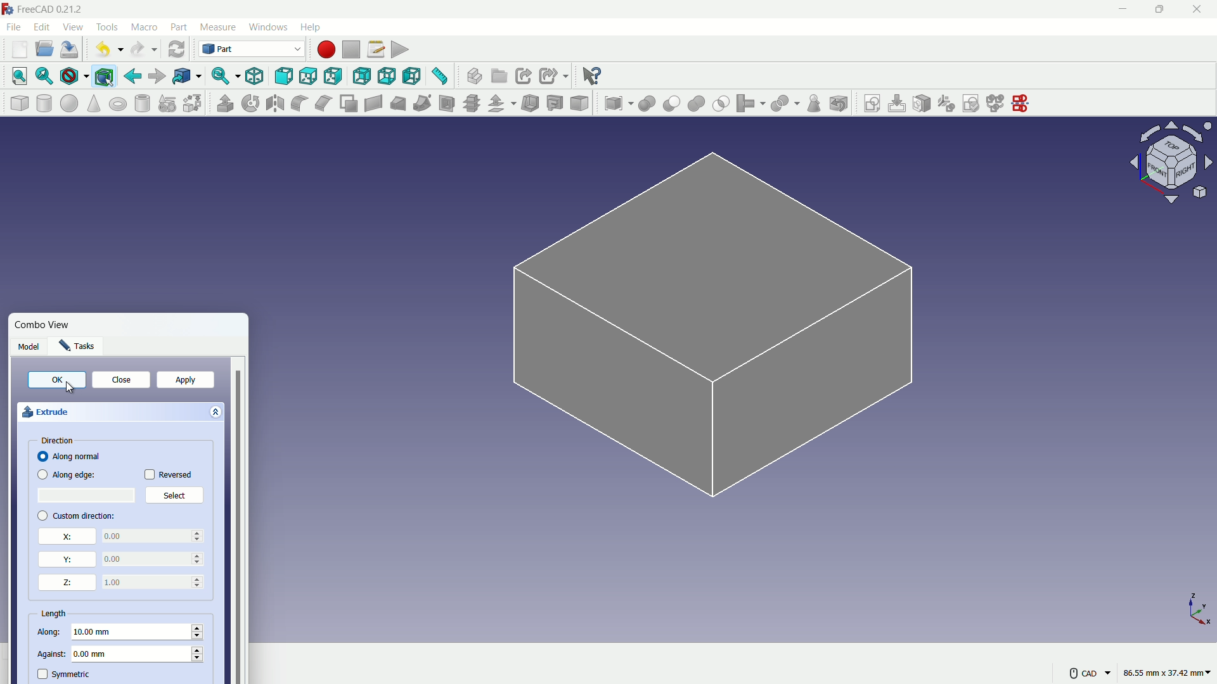  I want to click on hollow cylinder, so click(143, 103).